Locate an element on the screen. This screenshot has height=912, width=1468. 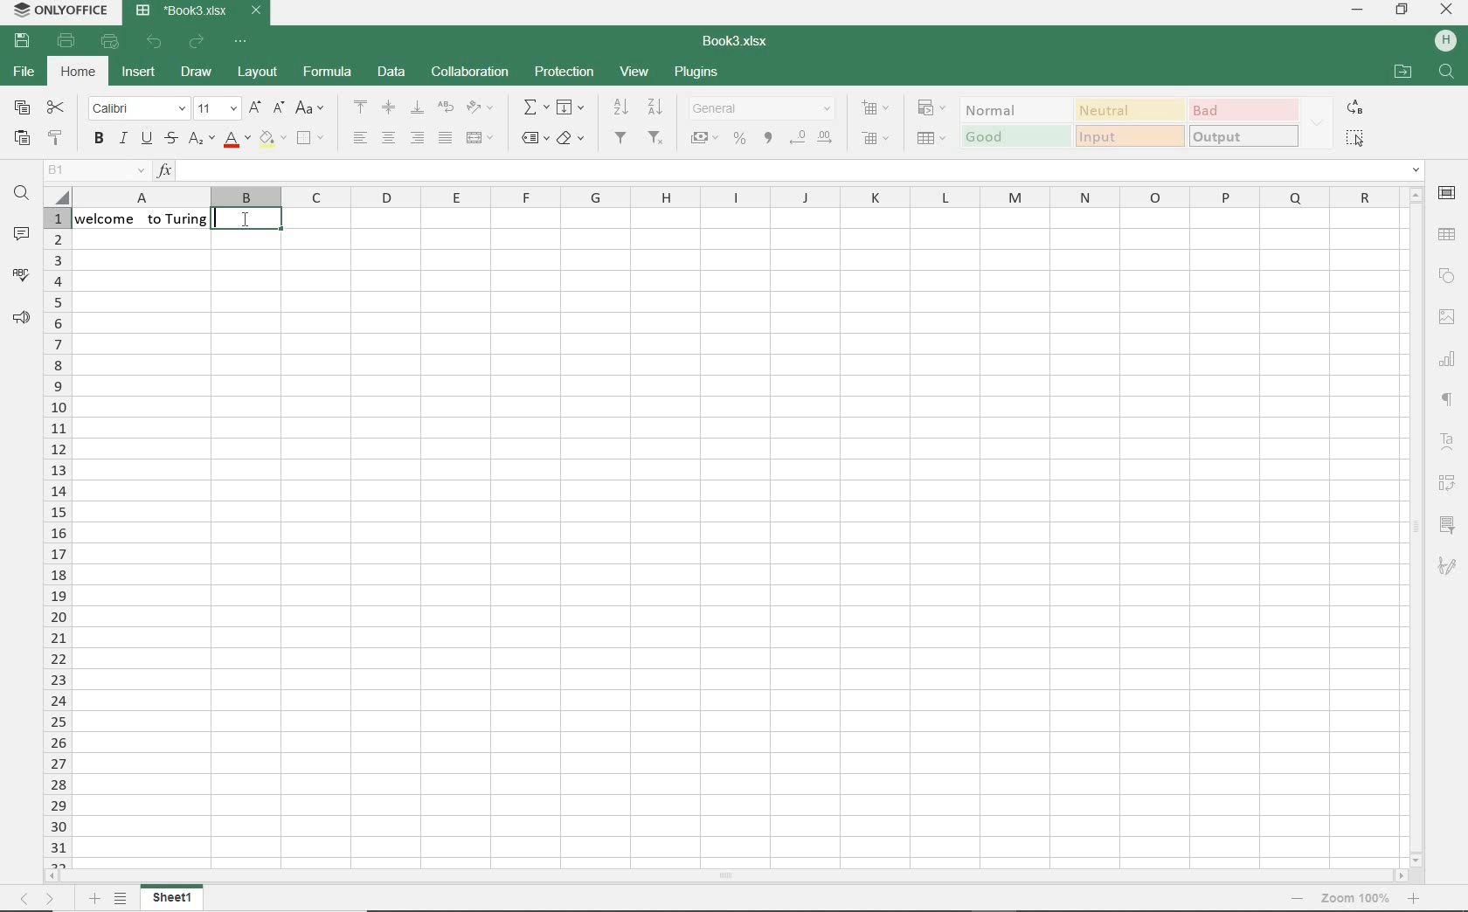
align middle is located at coordinates (388, 107).